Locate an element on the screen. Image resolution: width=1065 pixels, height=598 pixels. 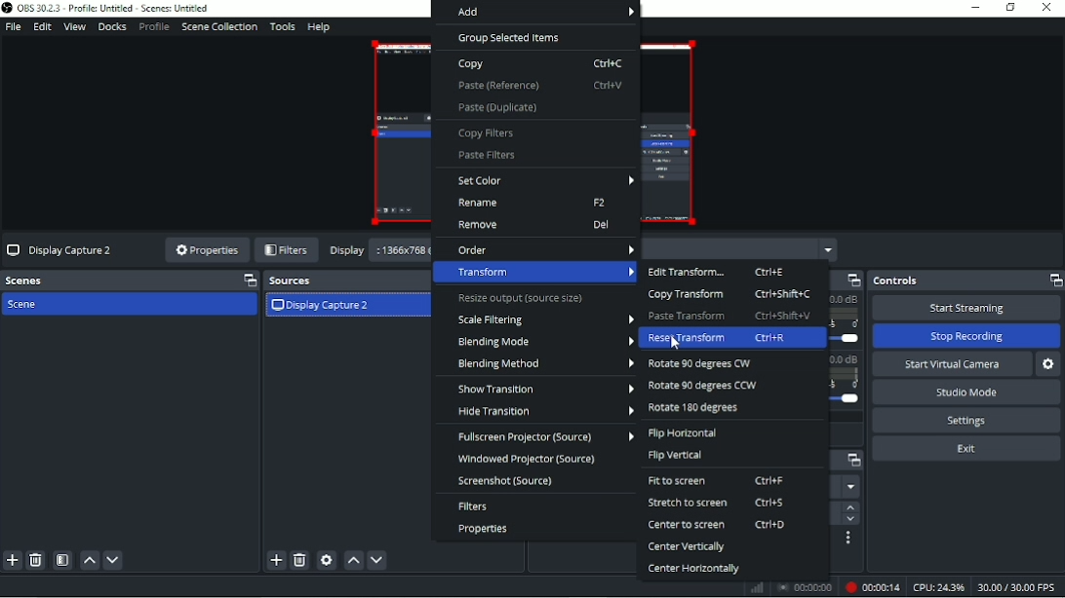
Stop recording is located at coordinates (966, 336).